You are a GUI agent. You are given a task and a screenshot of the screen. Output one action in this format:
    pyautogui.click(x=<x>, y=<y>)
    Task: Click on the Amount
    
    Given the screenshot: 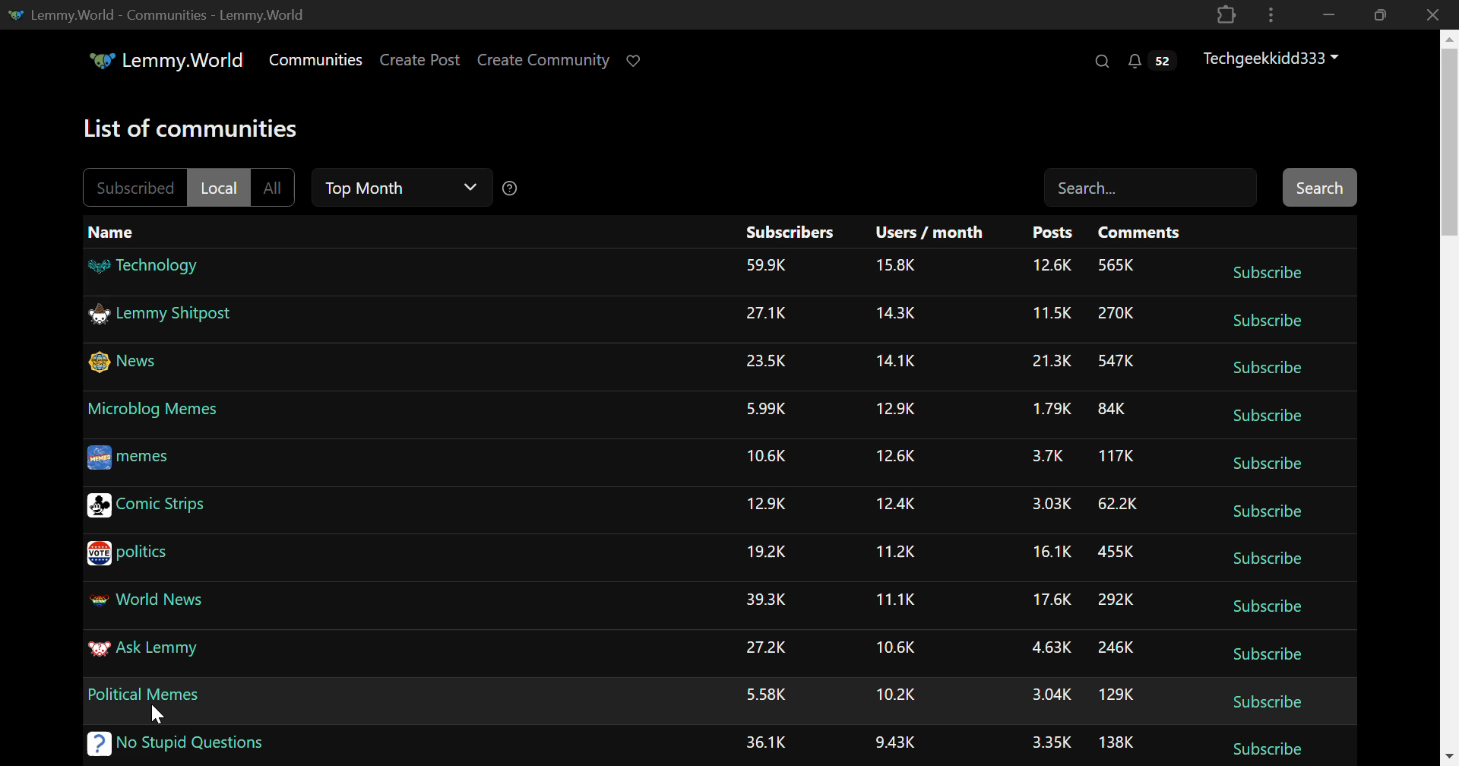 What is the action you would take?
    pyautogui.click(x=1049, y=742)
    